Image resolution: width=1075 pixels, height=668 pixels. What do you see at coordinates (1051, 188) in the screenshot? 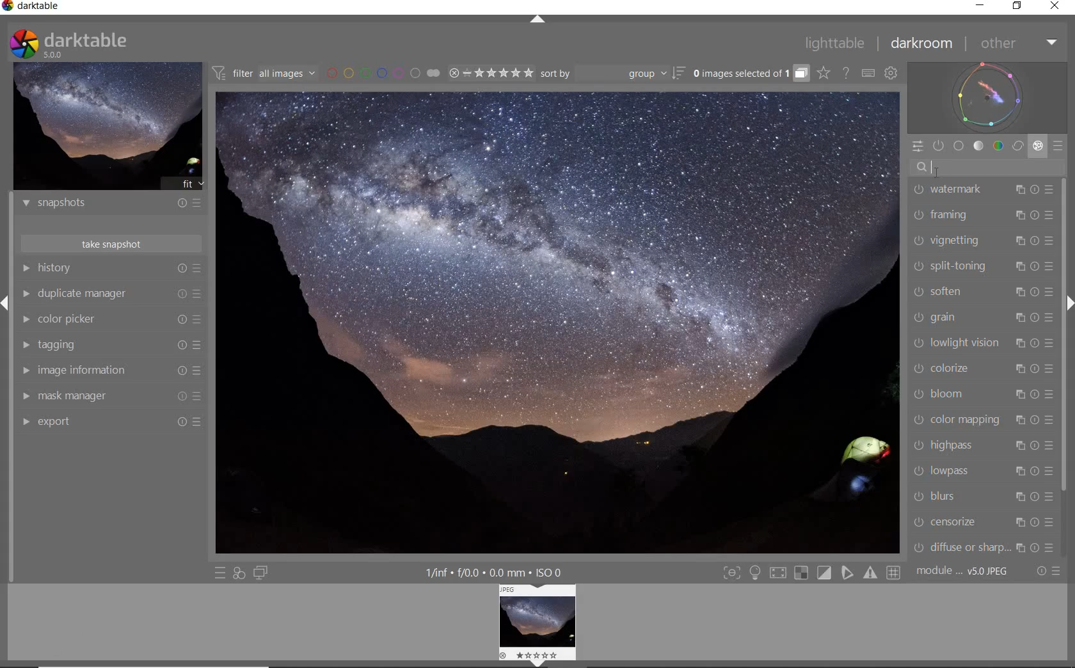
I see `presets` at bounding box center [1051, 188].